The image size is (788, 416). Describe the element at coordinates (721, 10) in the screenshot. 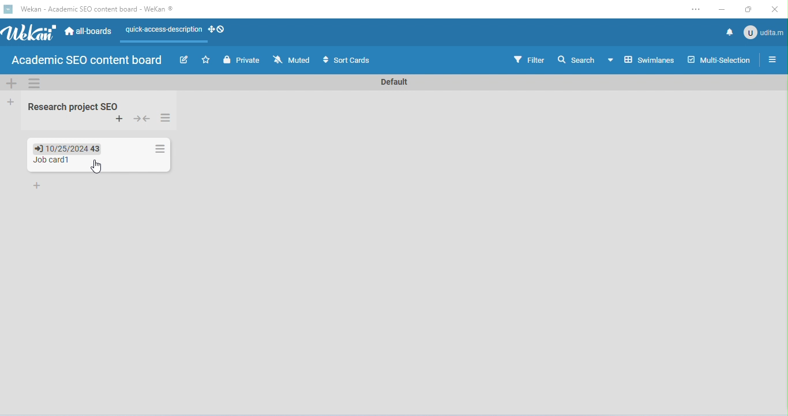

I see `minimize` at that location.